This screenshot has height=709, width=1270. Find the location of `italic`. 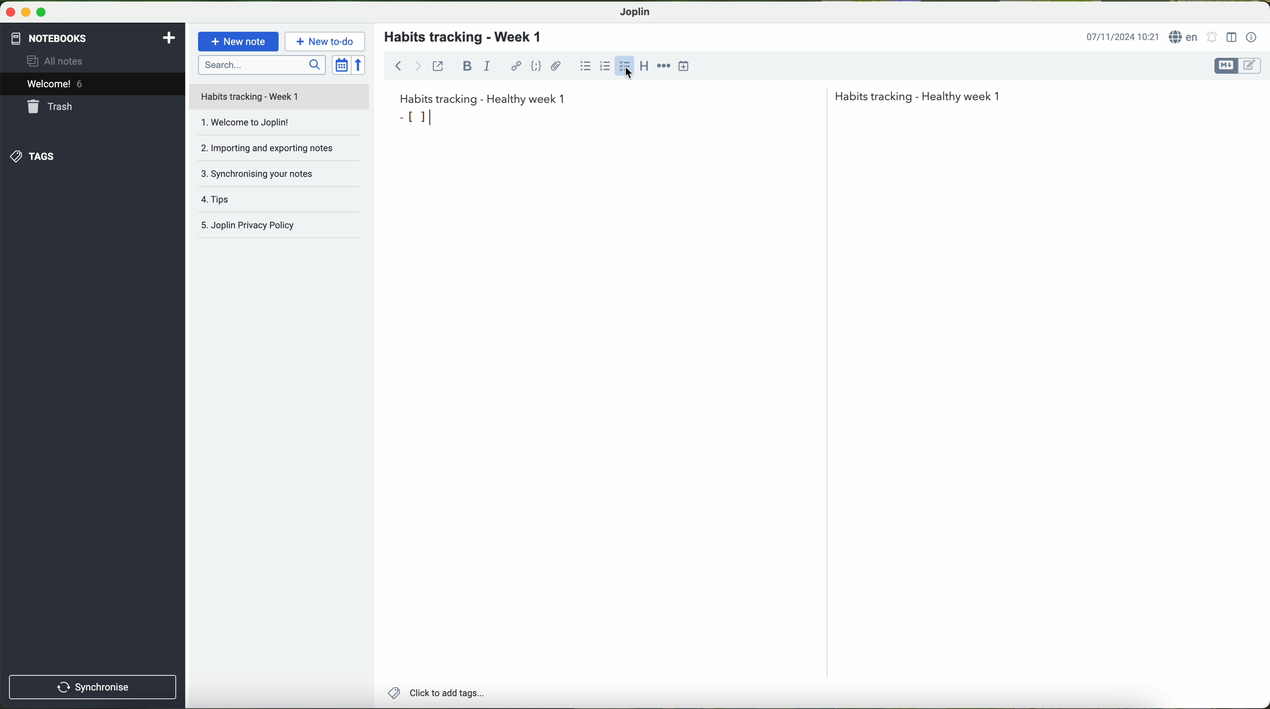

italic is located at coordinates (487, 65).